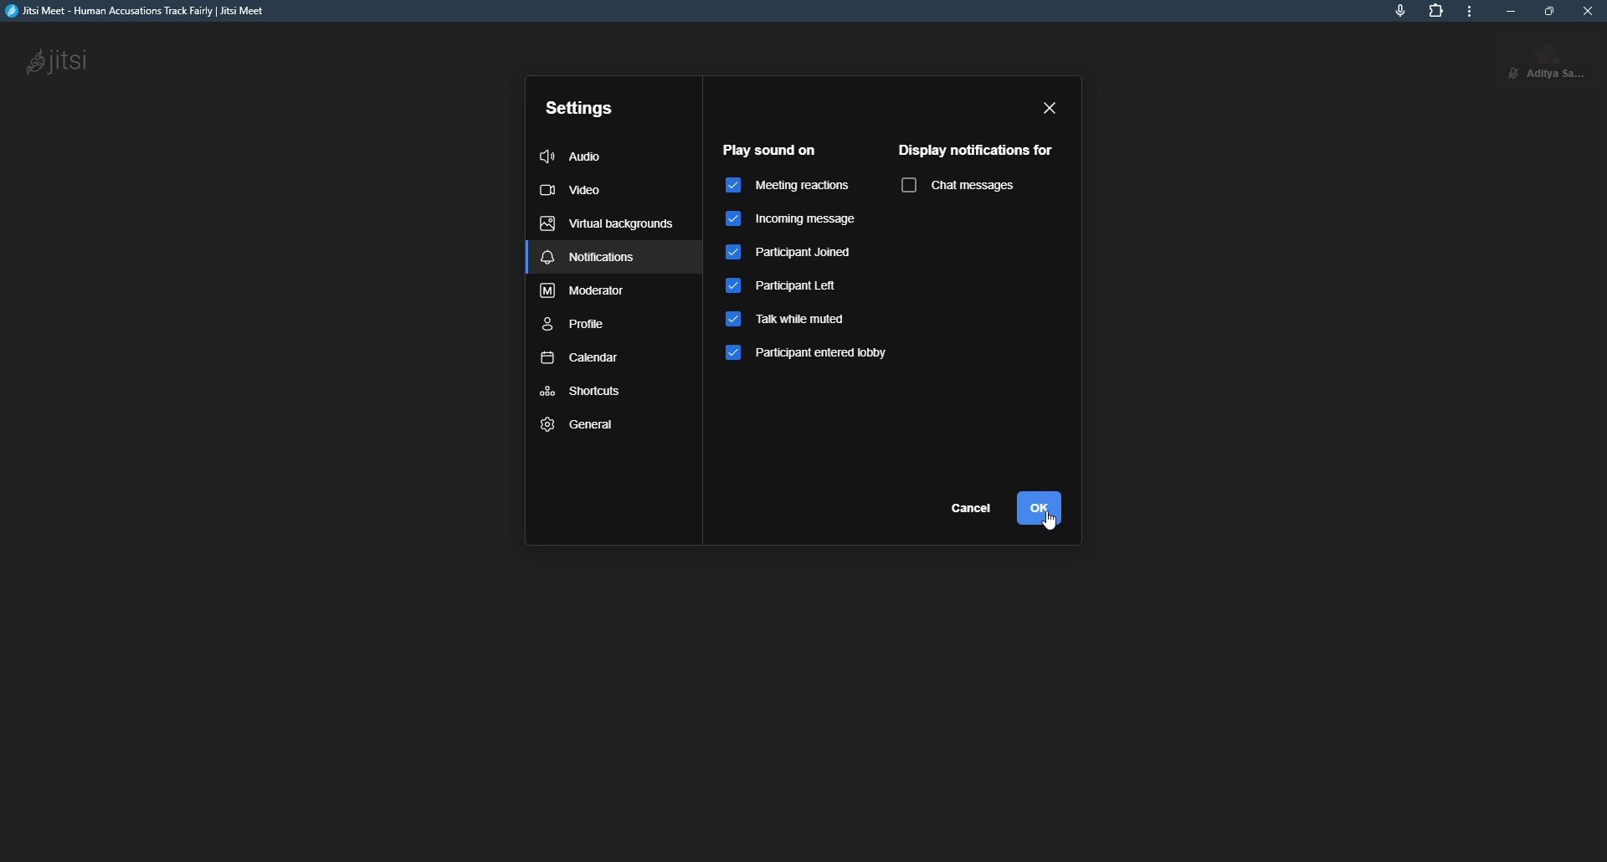 The height and width of the screenshot is (862, 1607). Describe the element at coordinates (1042, 509) in the screenshot. I see `ok` at that location.